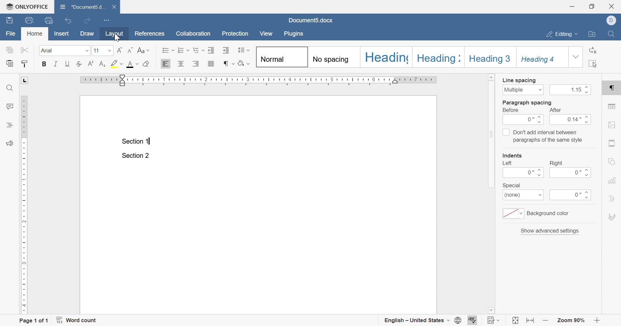  I want to click on line spacing, so click(519, 81).